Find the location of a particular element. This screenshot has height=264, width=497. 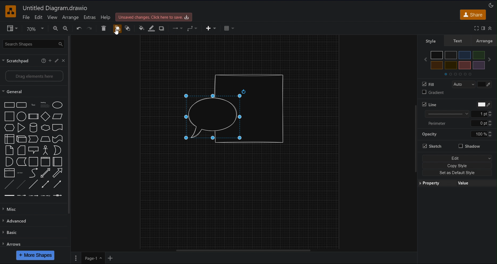

Appearance is located at coordinates (491, 5).